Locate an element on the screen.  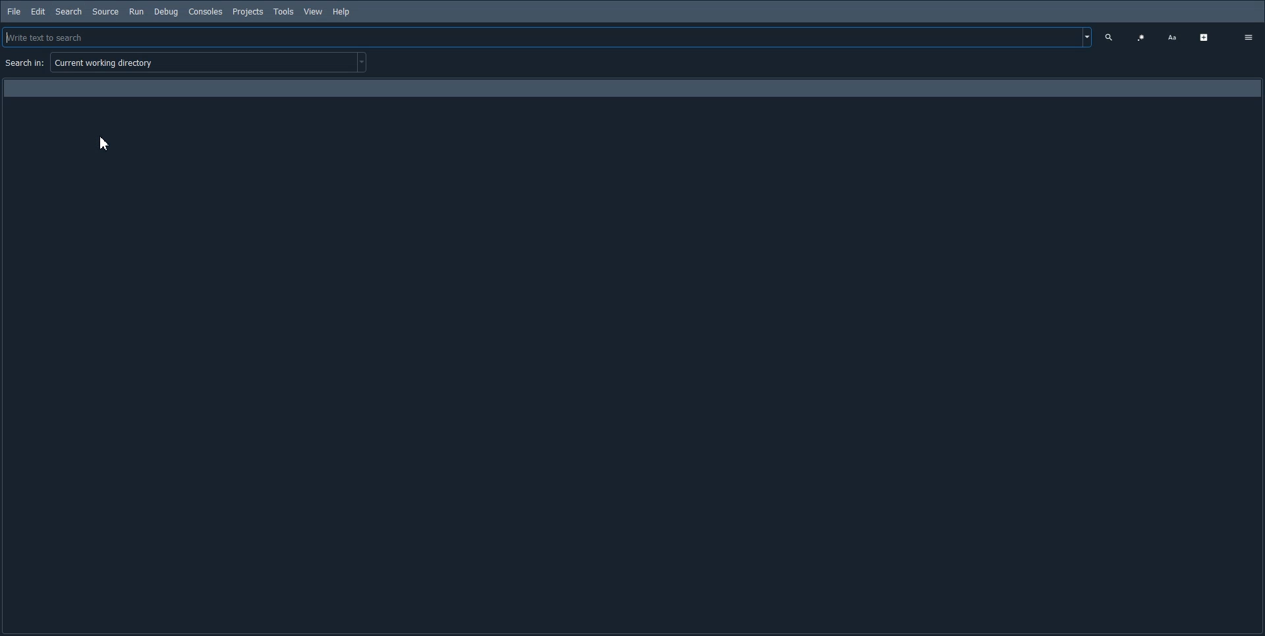
Run is located at coordinates (136, 12).